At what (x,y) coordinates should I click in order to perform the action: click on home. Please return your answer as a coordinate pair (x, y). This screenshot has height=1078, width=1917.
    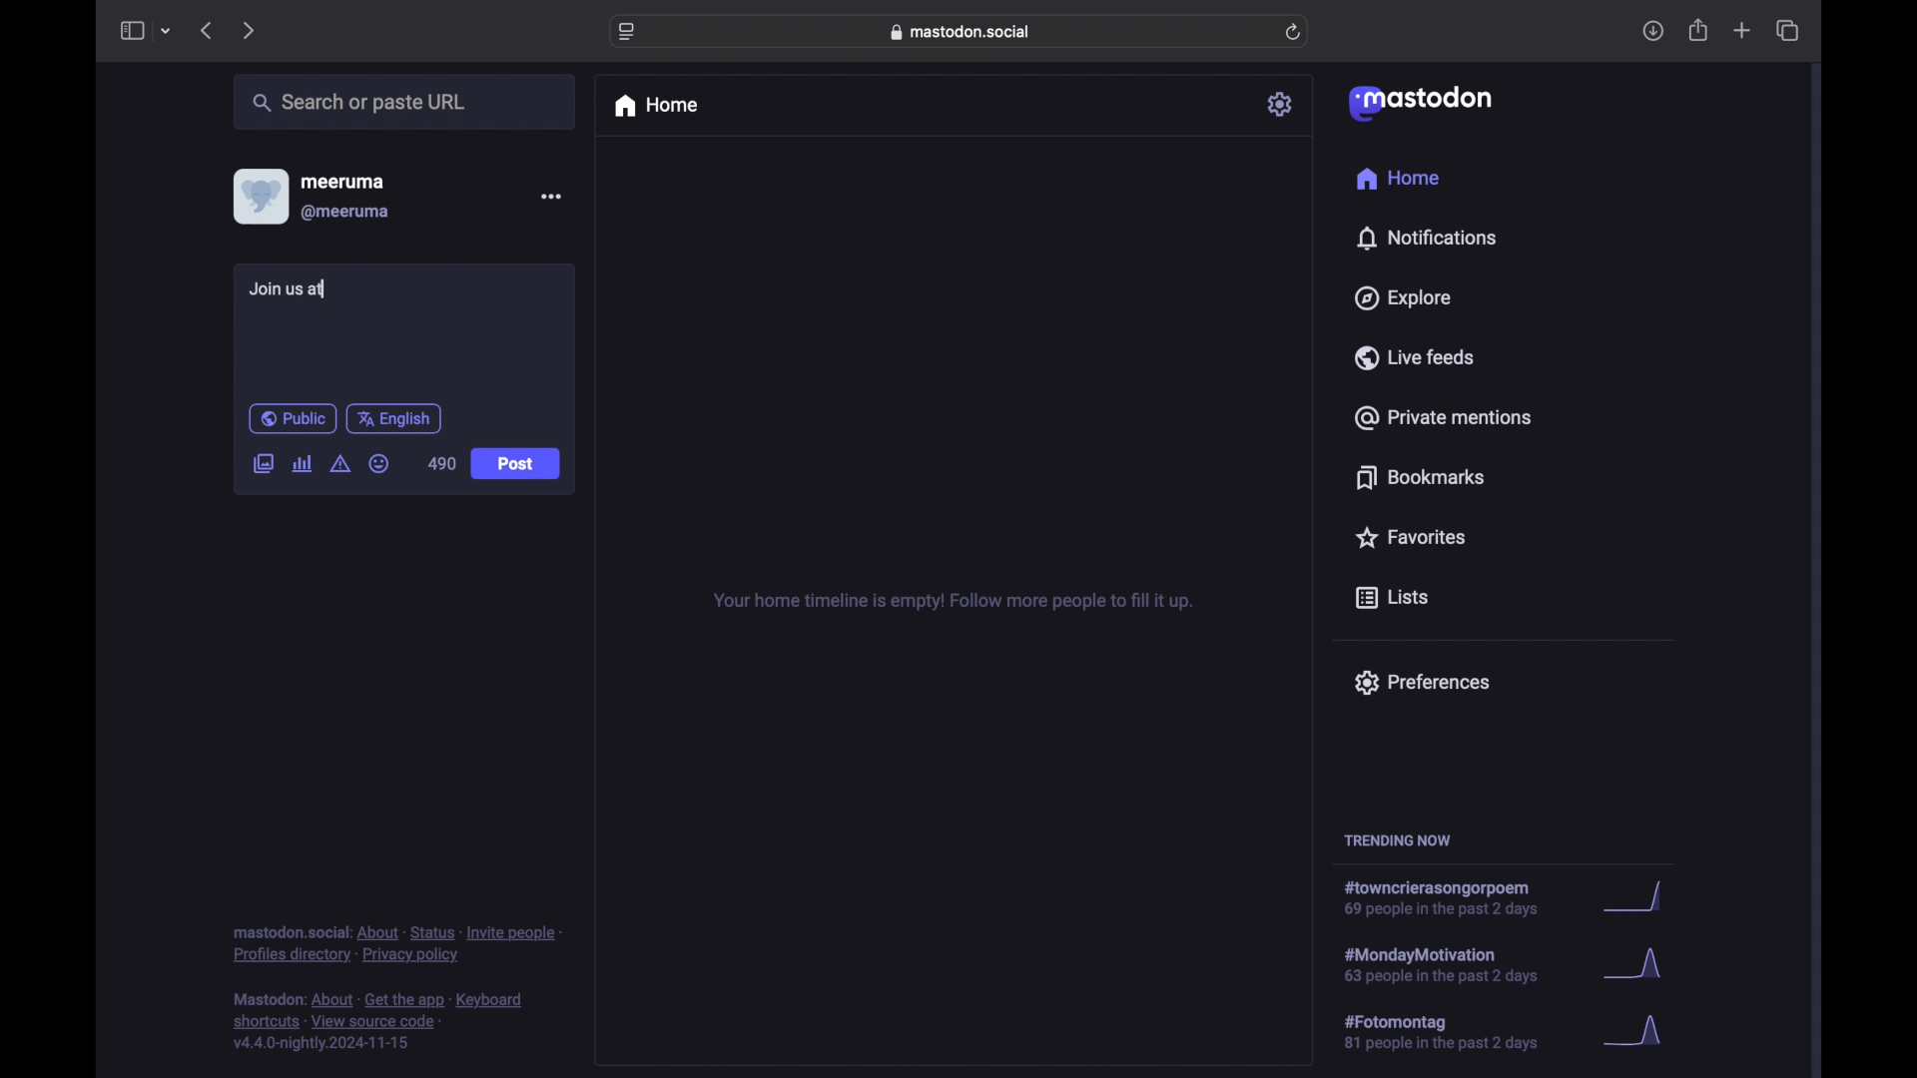
    Looking at the image, I should click on (1397, 179).